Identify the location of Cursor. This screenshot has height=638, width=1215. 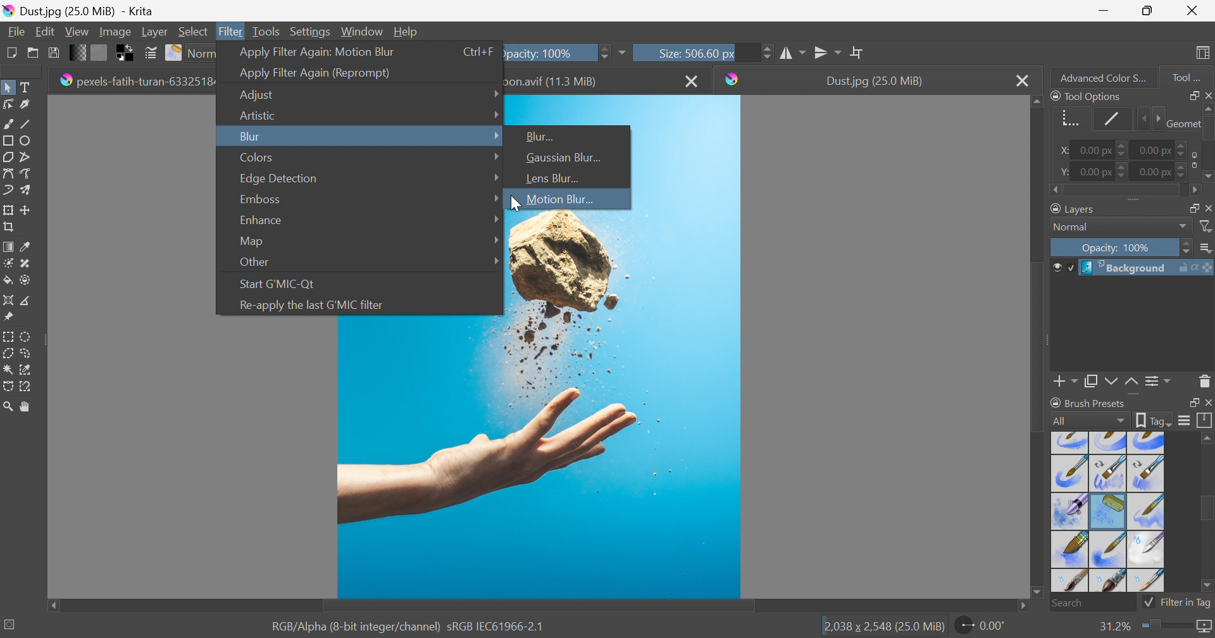
(513, 202).